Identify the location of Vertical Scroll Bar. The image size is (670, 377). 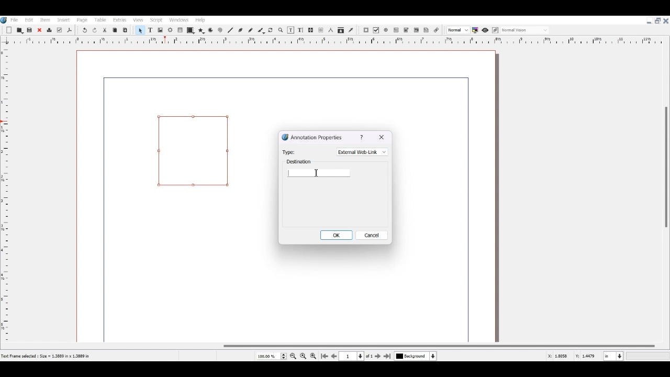
(665, 188).